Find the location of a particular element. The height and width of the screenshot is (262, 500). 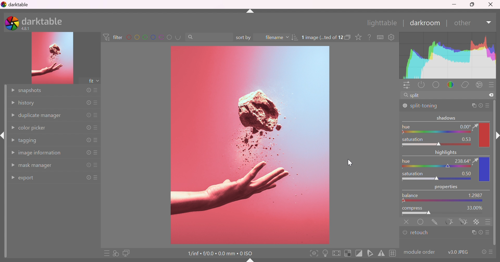

presets is located at coordinates (97, 103).